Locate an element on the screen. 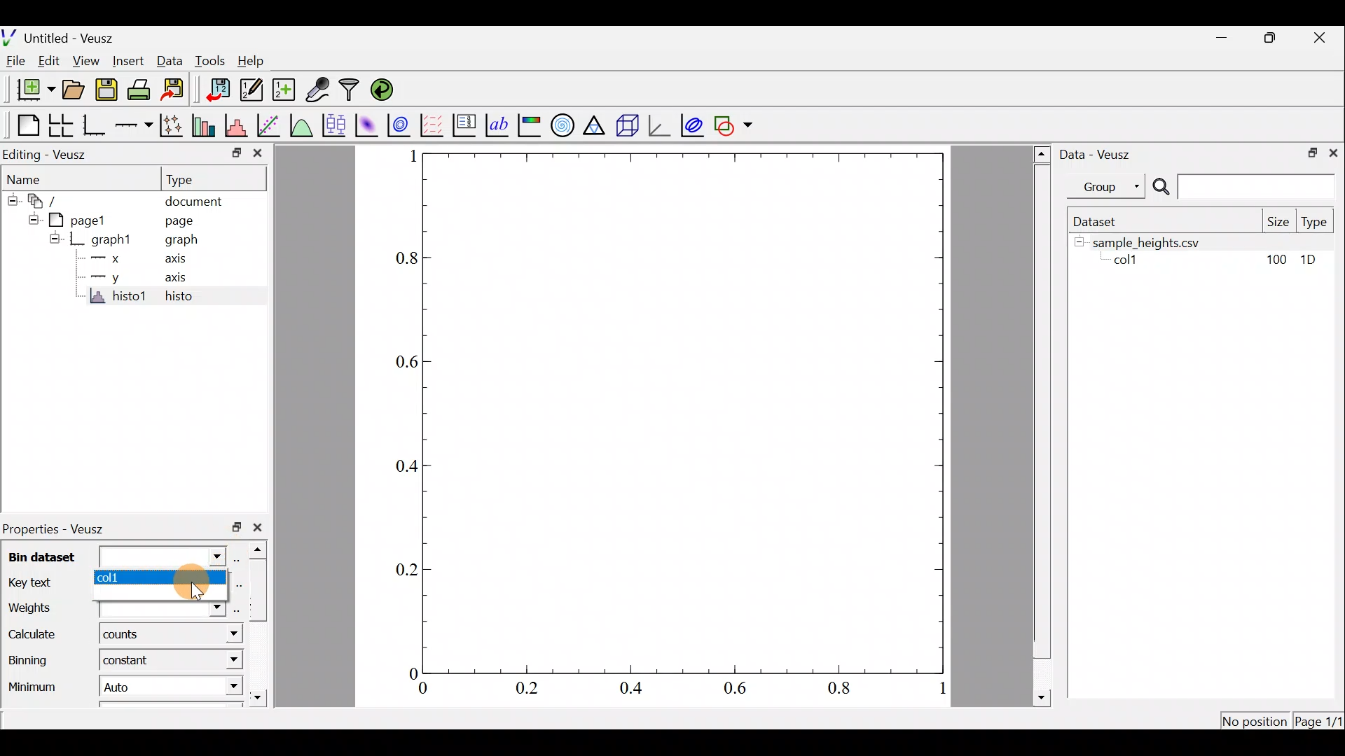 The width and height of the screenshot is (1345, 756). plot key is located at coordinates (467, 124).